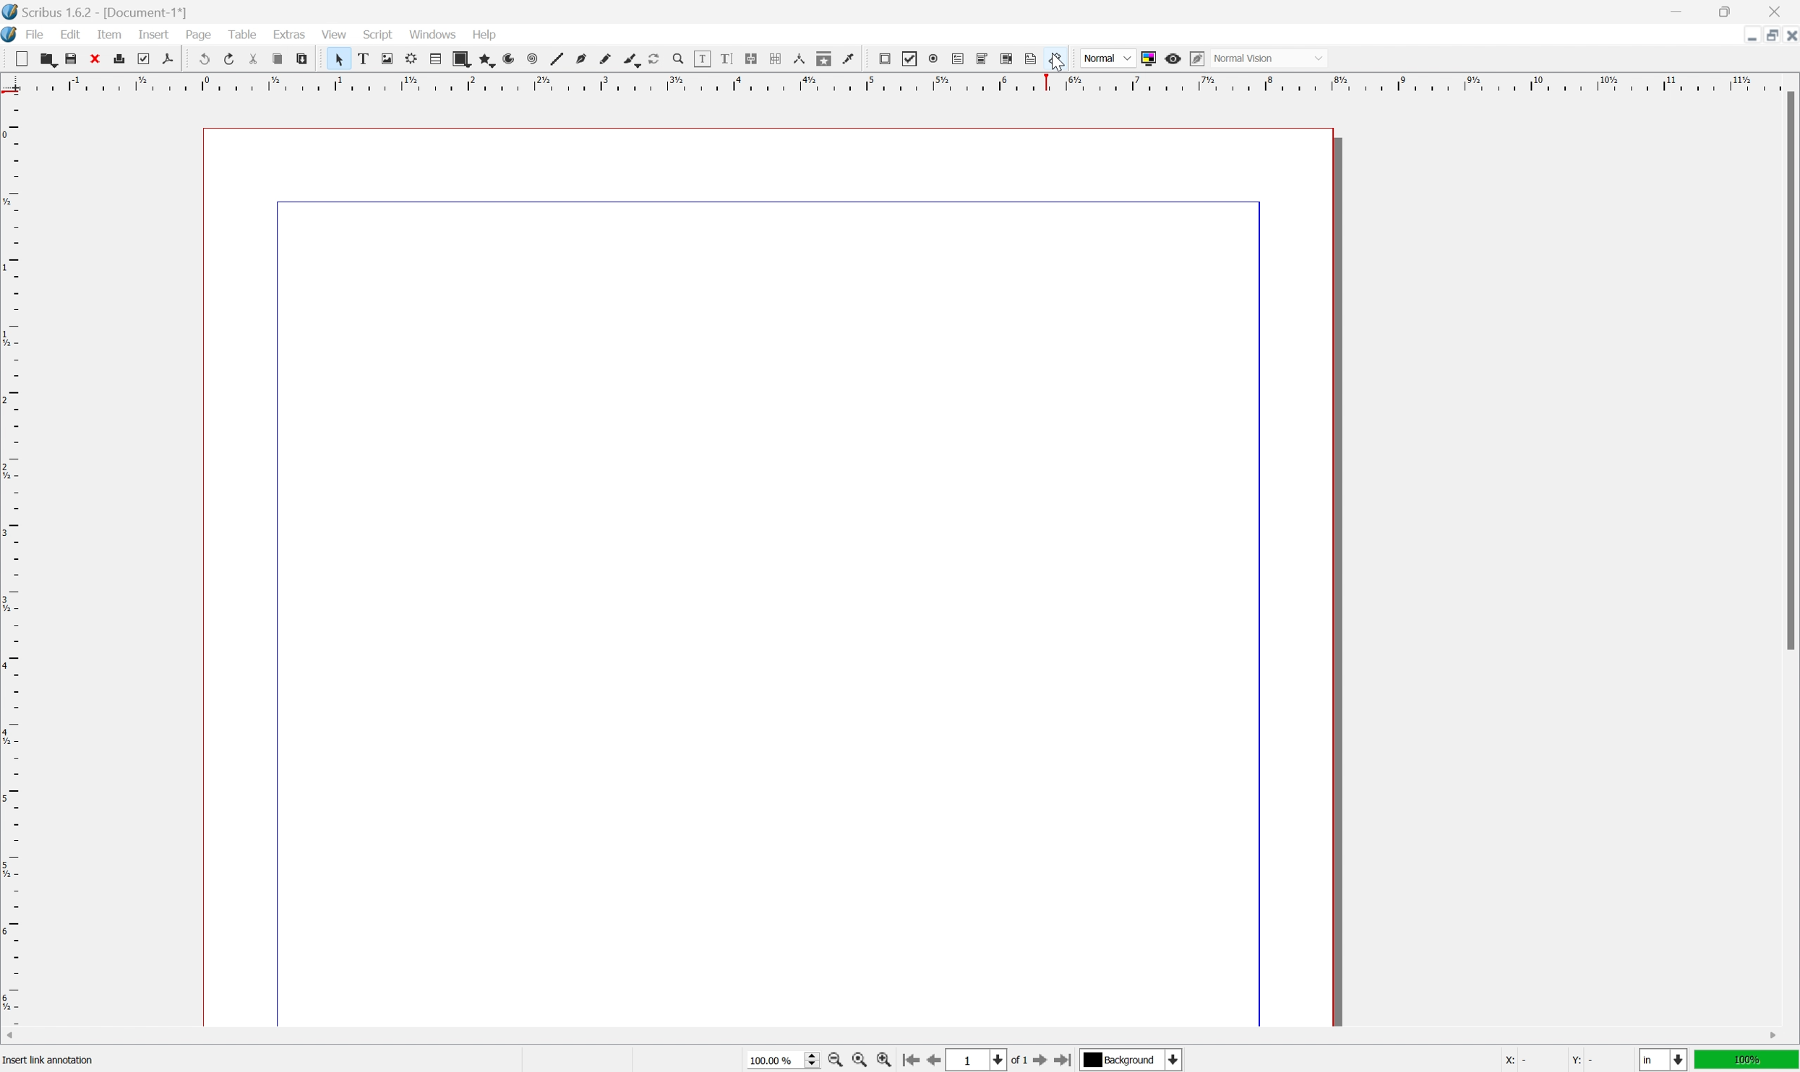 This screenshot has width=1800, height=1072. I want to click on zoom out, so click(833, 1060).